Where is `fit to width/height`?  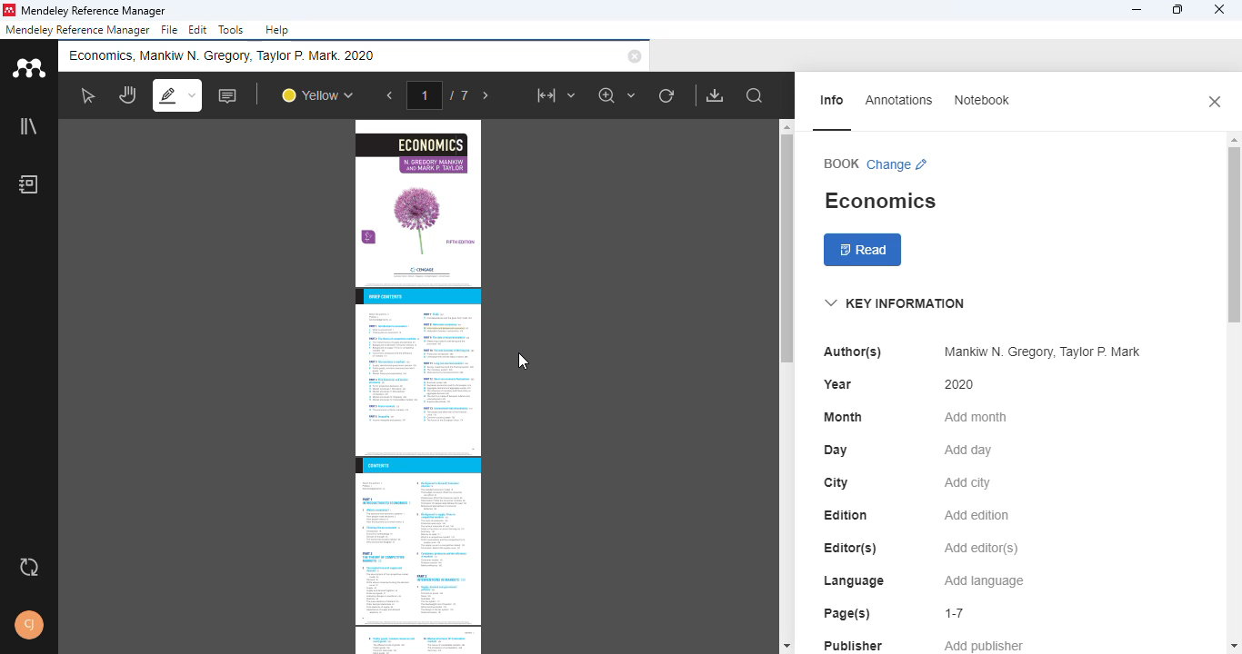
fit to width/height is located at coordinates (555, 95).